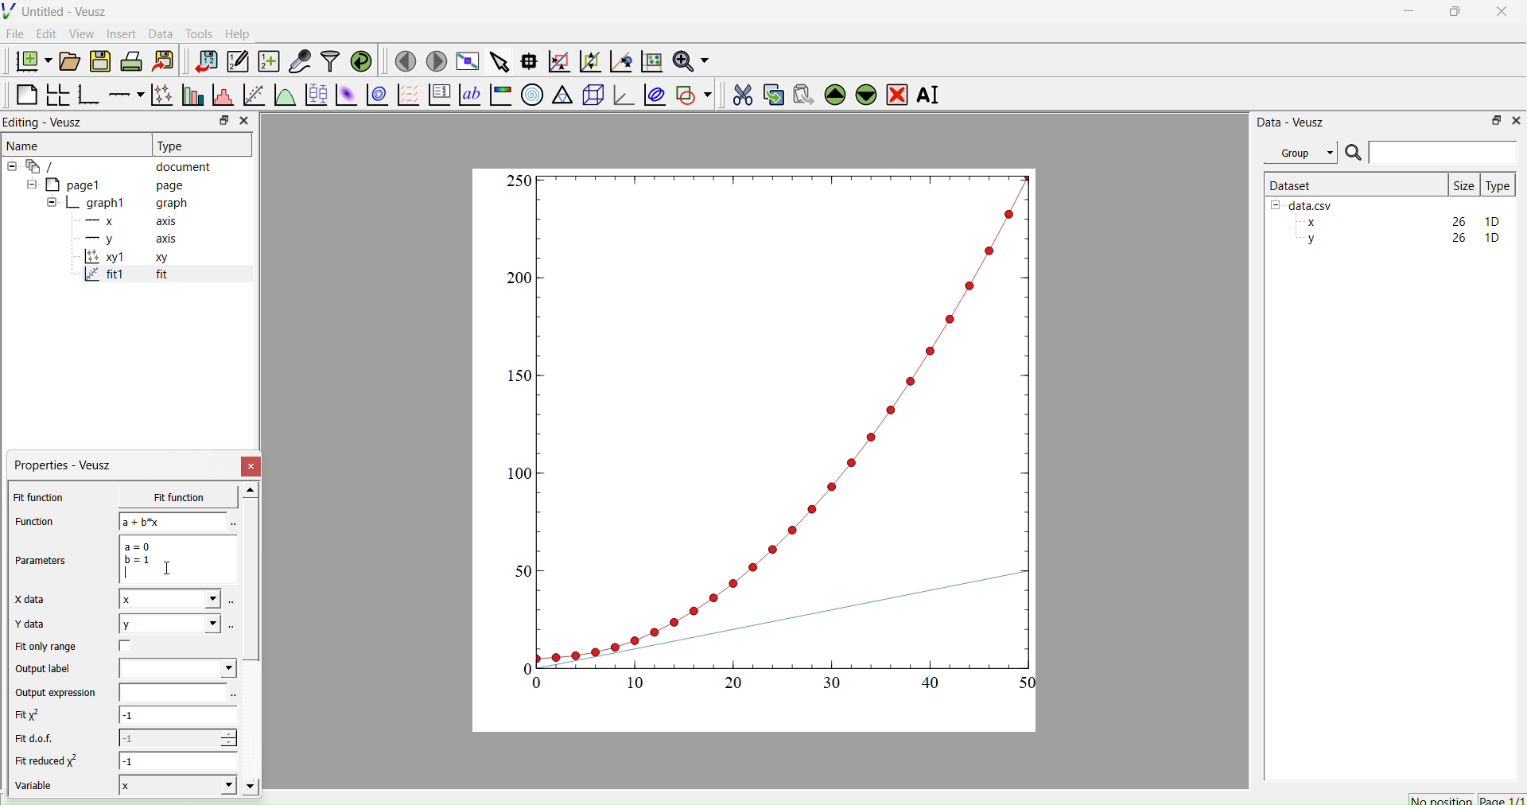 This screenshot has width=1527, height=805. I want to click on Cursor, so click(169, 569).